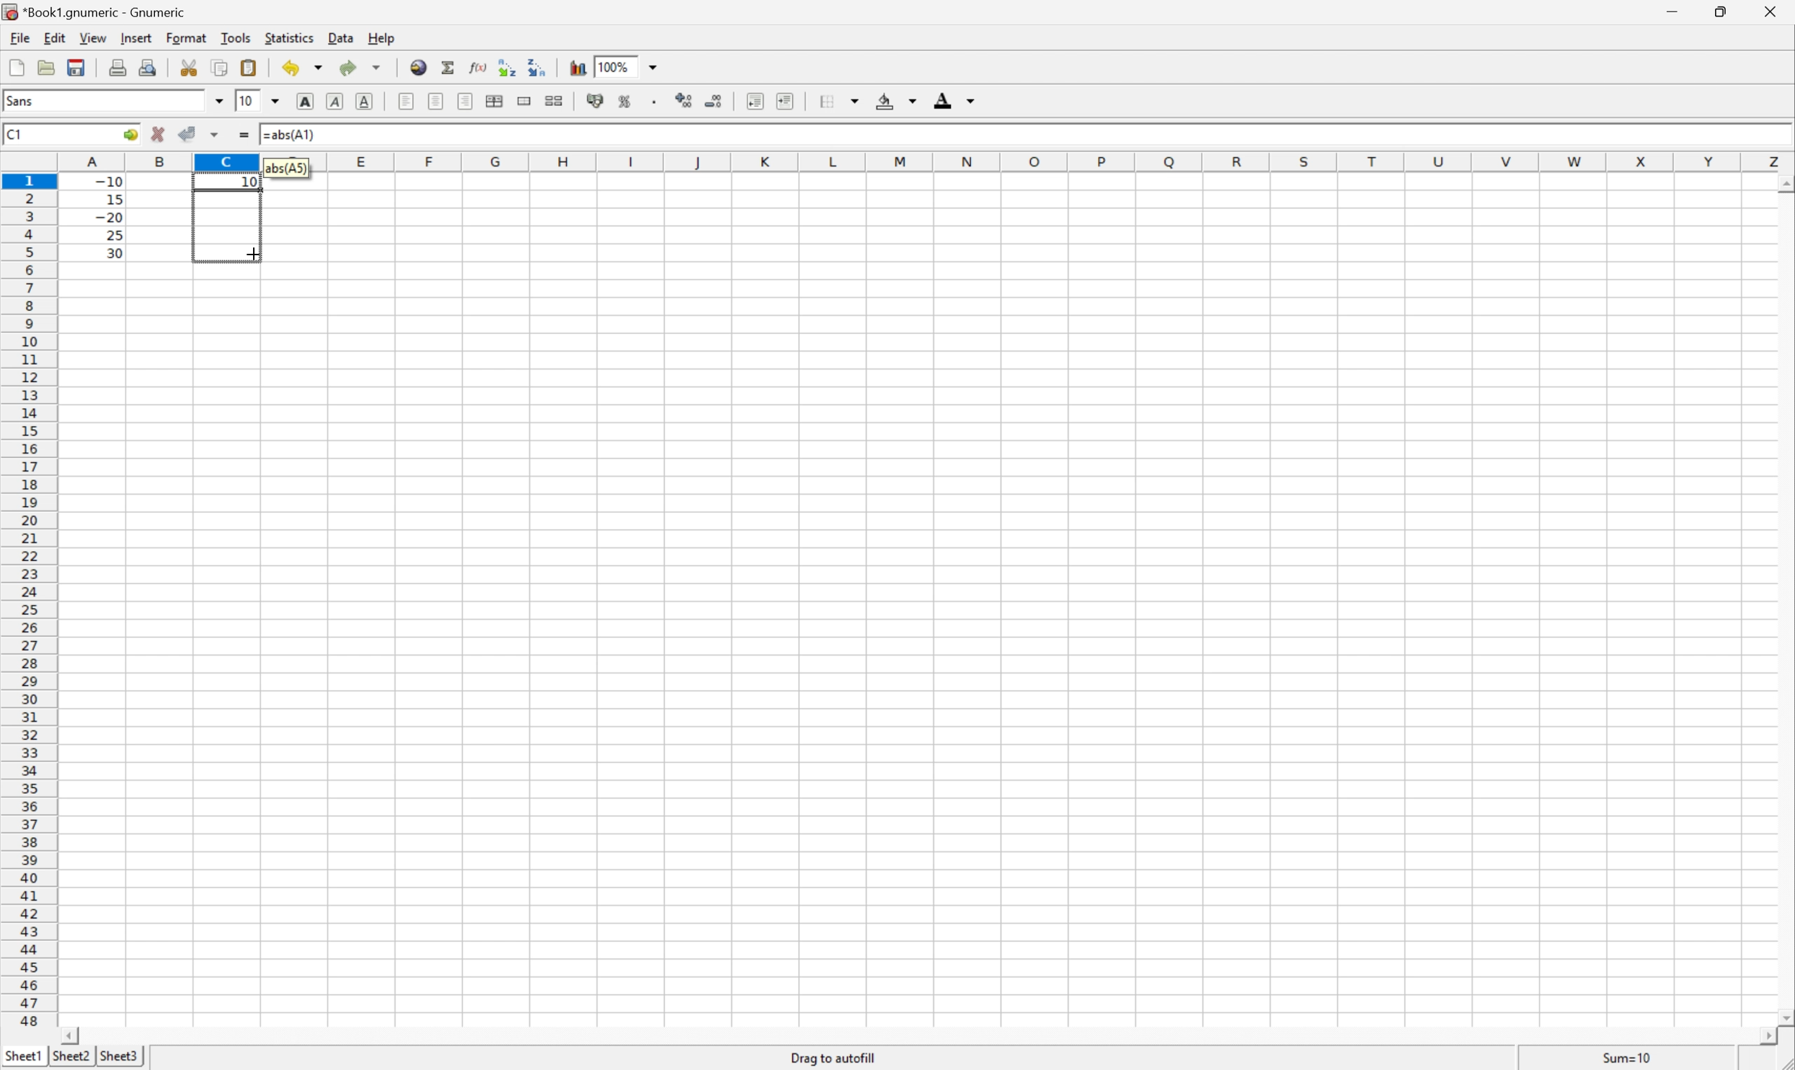 The width and height of the screenshot is (1795, 1070). Describe the element at coordinates (405, 100) in the screenshot. I see `Align left` at that location.